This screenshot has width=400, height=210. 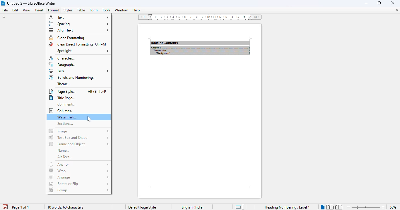 I want to click on text box and shape, so click(x=79, y=138).